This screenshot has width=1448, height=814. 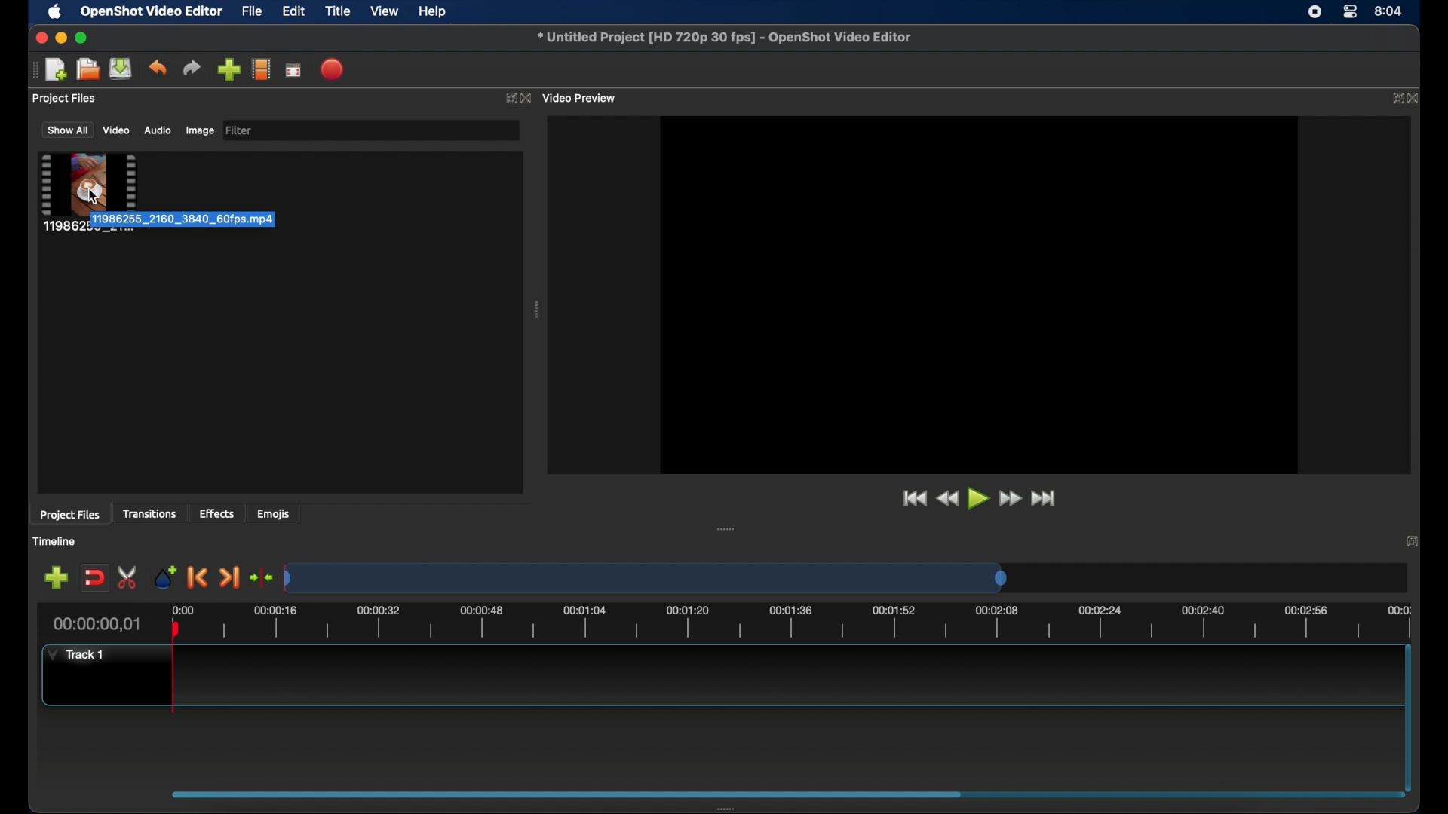 I want to click on track1, so click(x=76, y=654).